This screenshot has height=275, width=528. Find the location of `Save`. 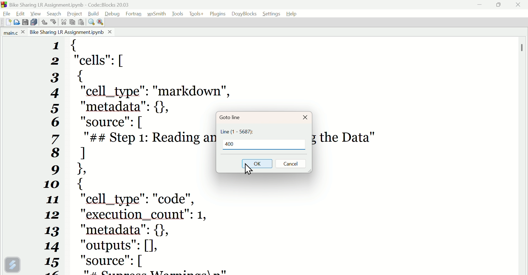

Save is located at coordinates (24, 22).